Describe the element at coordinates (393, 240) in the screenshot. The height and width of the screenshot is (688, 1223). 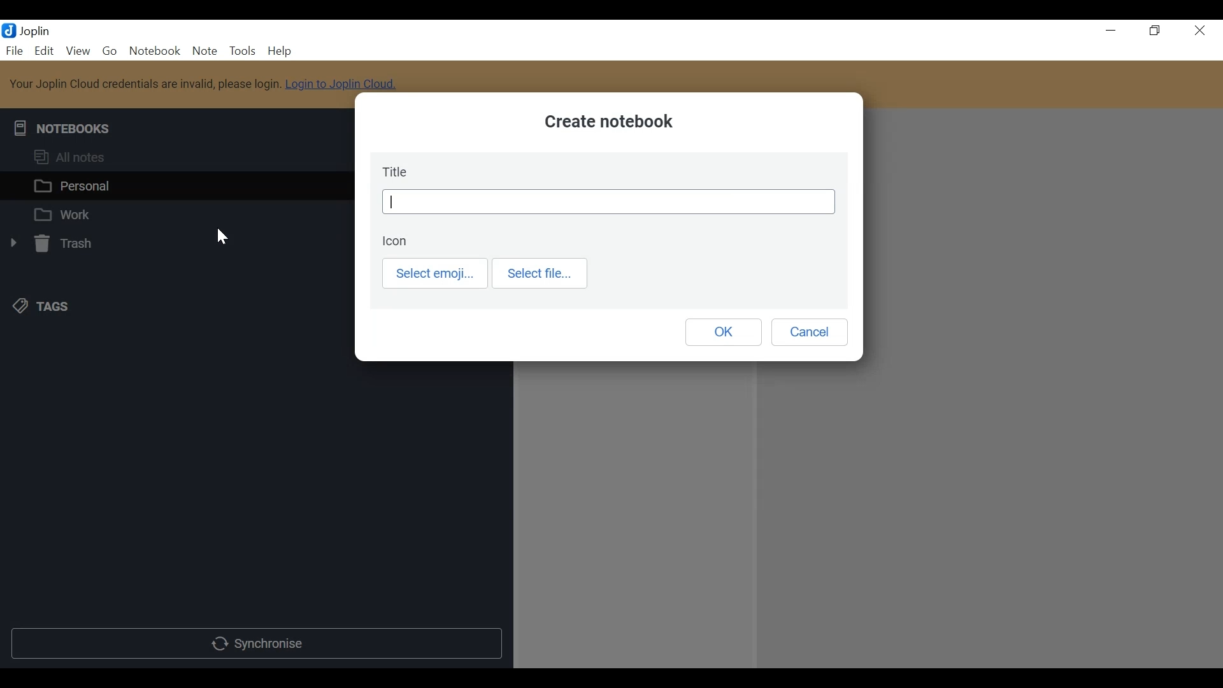
I see `Icon` at that location.